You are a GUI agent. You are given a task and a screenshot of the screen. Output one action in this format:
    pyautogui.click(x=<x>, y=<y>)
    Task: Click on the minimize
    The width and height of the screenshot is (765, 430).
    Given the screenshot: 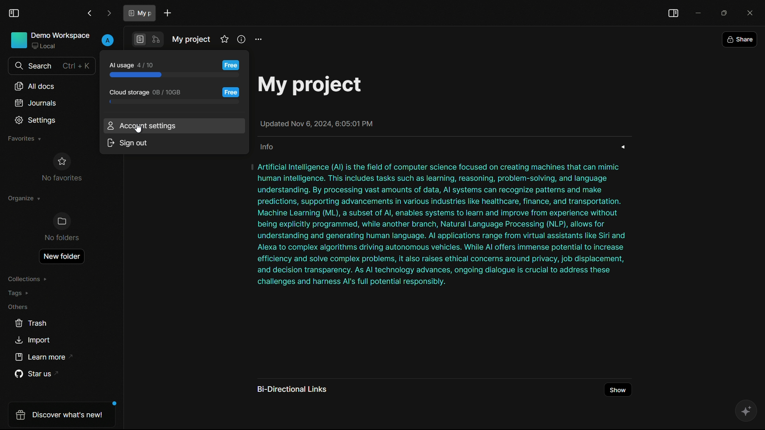 What is the action you would take?
    pyautogui.click(x=697, y=12)
    